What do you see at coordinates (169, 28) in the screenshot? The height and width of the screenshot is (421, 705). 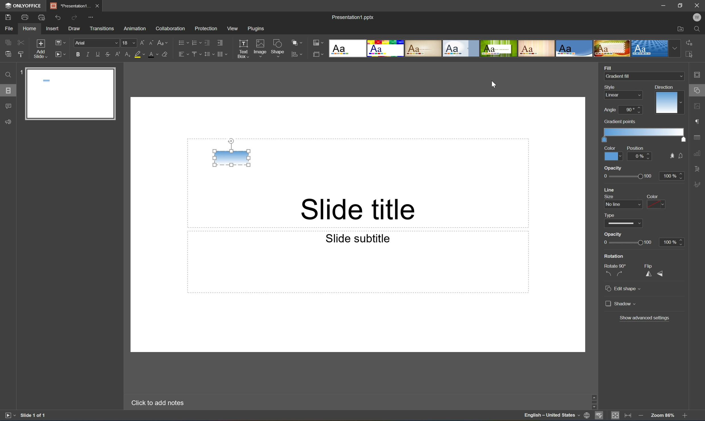 I see `Collaboration` at bounding box center [169, 28].